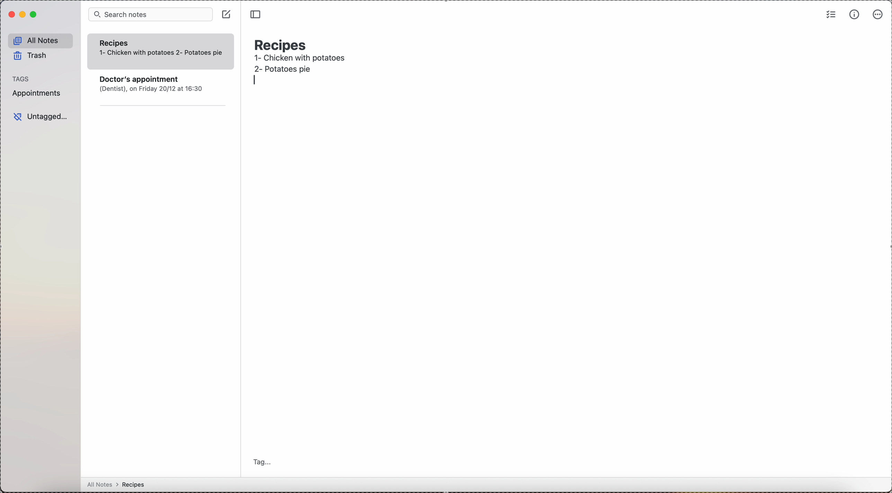  I want to click on search bar, so click(150, 15).